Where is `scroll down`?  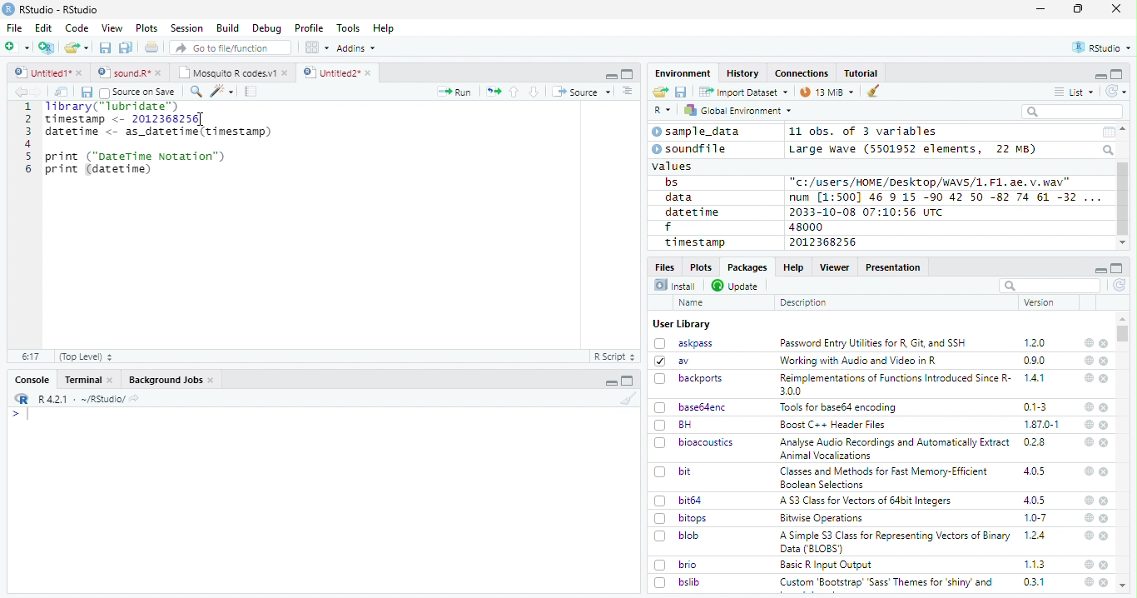 scroll down is located at coordinates (1122, 243).